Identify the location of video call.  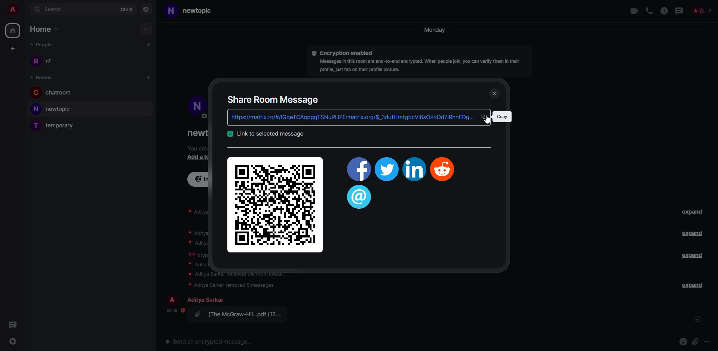
(633, 10).